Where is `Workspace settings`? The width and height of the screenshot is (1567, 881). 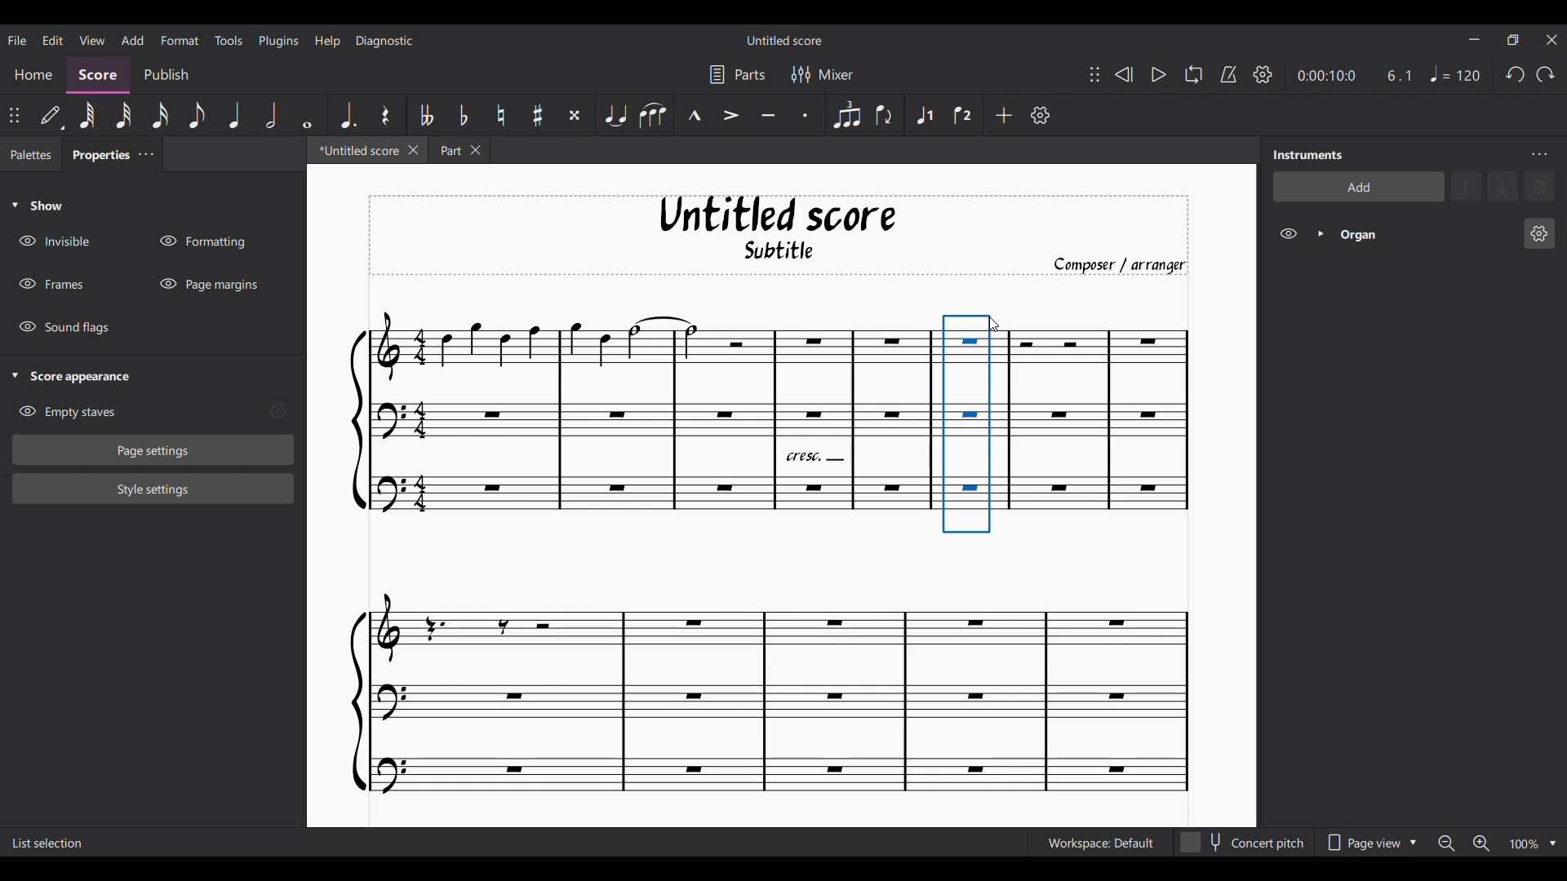
Workspace settings is located at coordinates (1099, 843).